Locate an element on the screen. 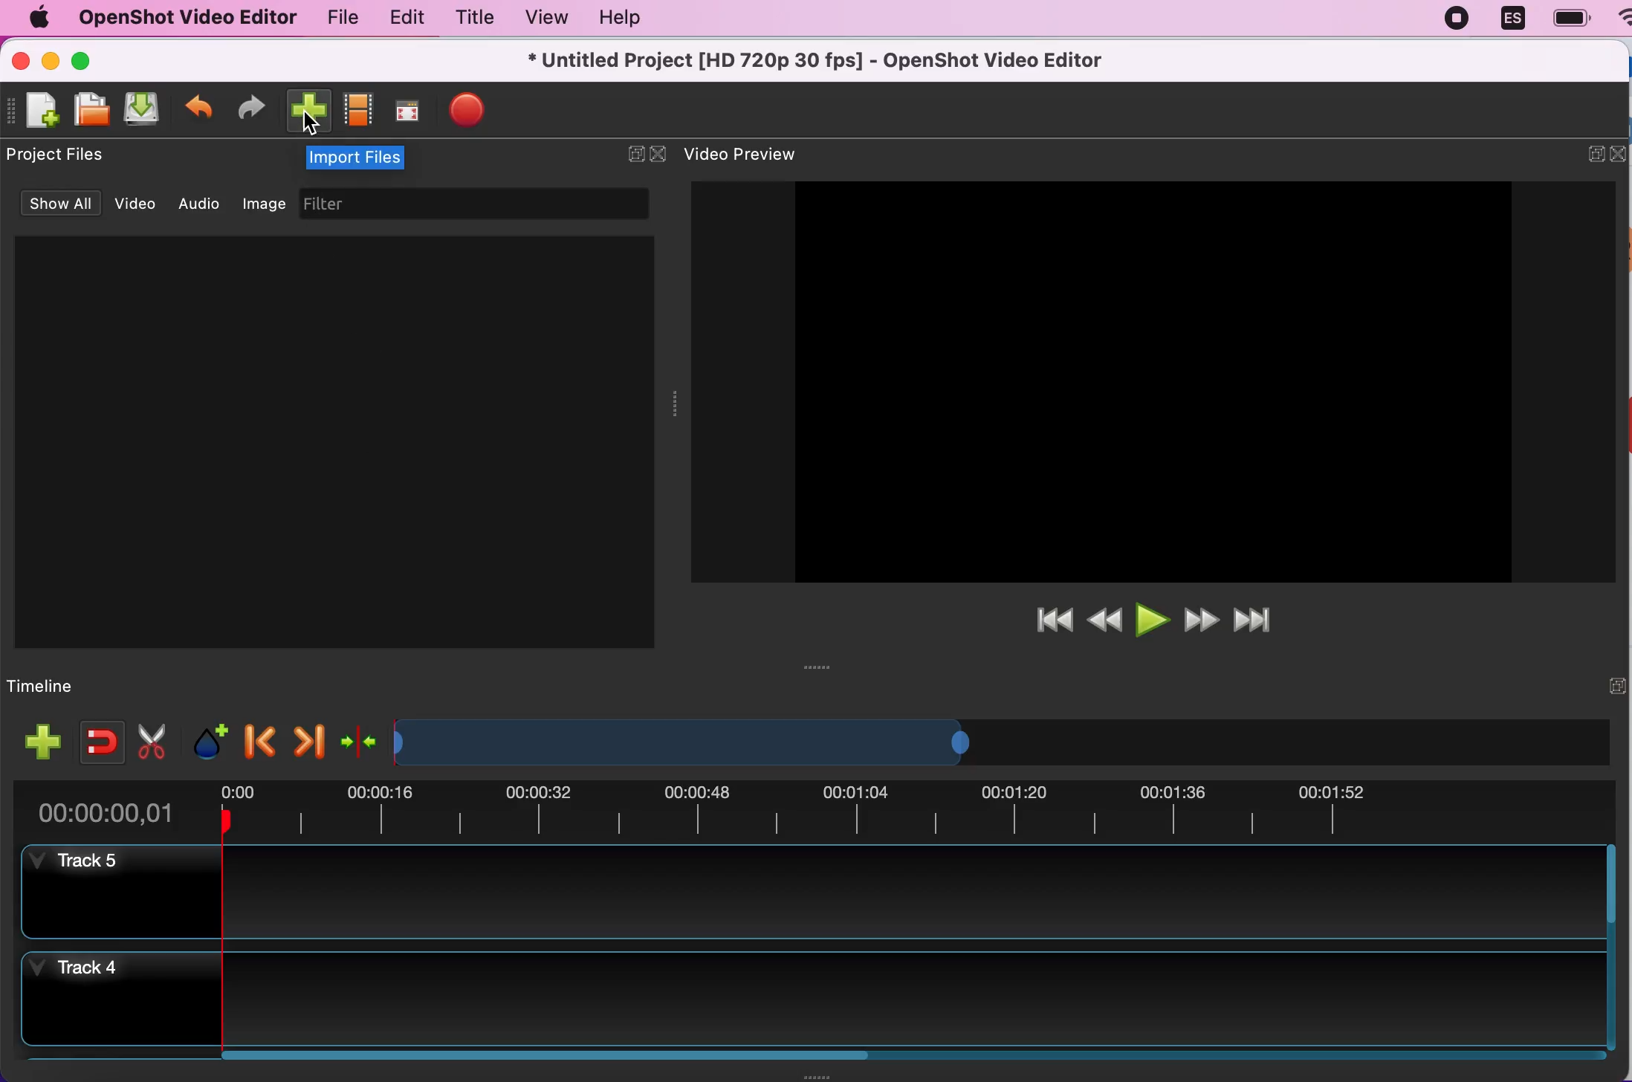 This screenshot has height=1082, width=1632. time duration is located at coordinates (809, 812).